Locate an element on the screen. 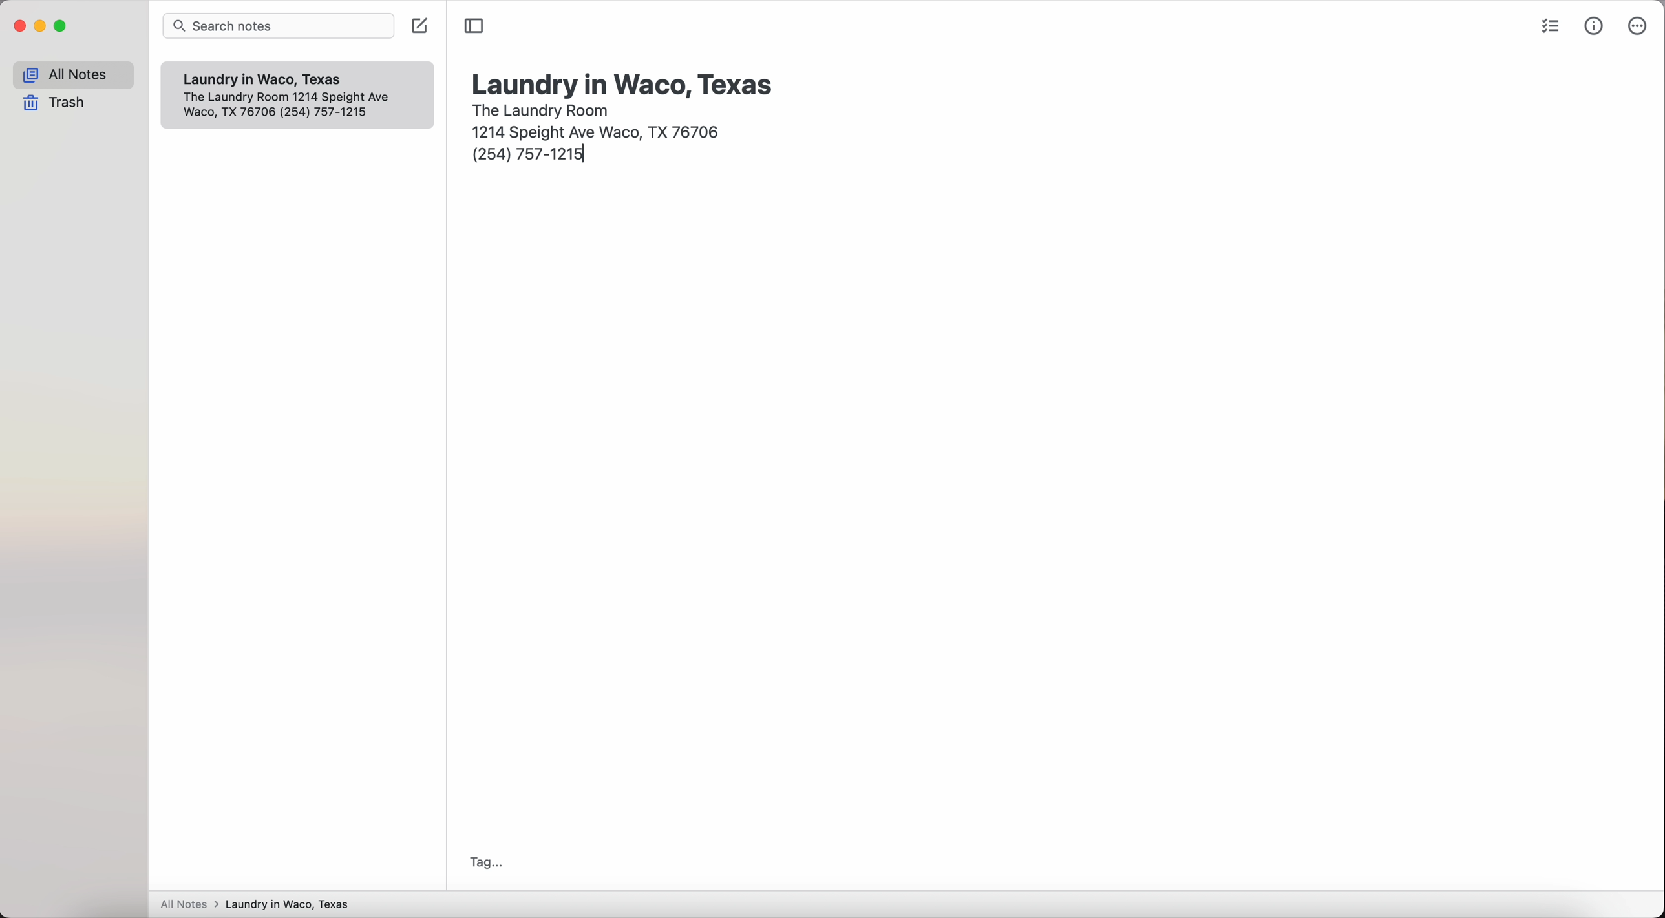 The height and width of the screenshot is (918, 1665). click on create note is located at coordinates (421, 26).